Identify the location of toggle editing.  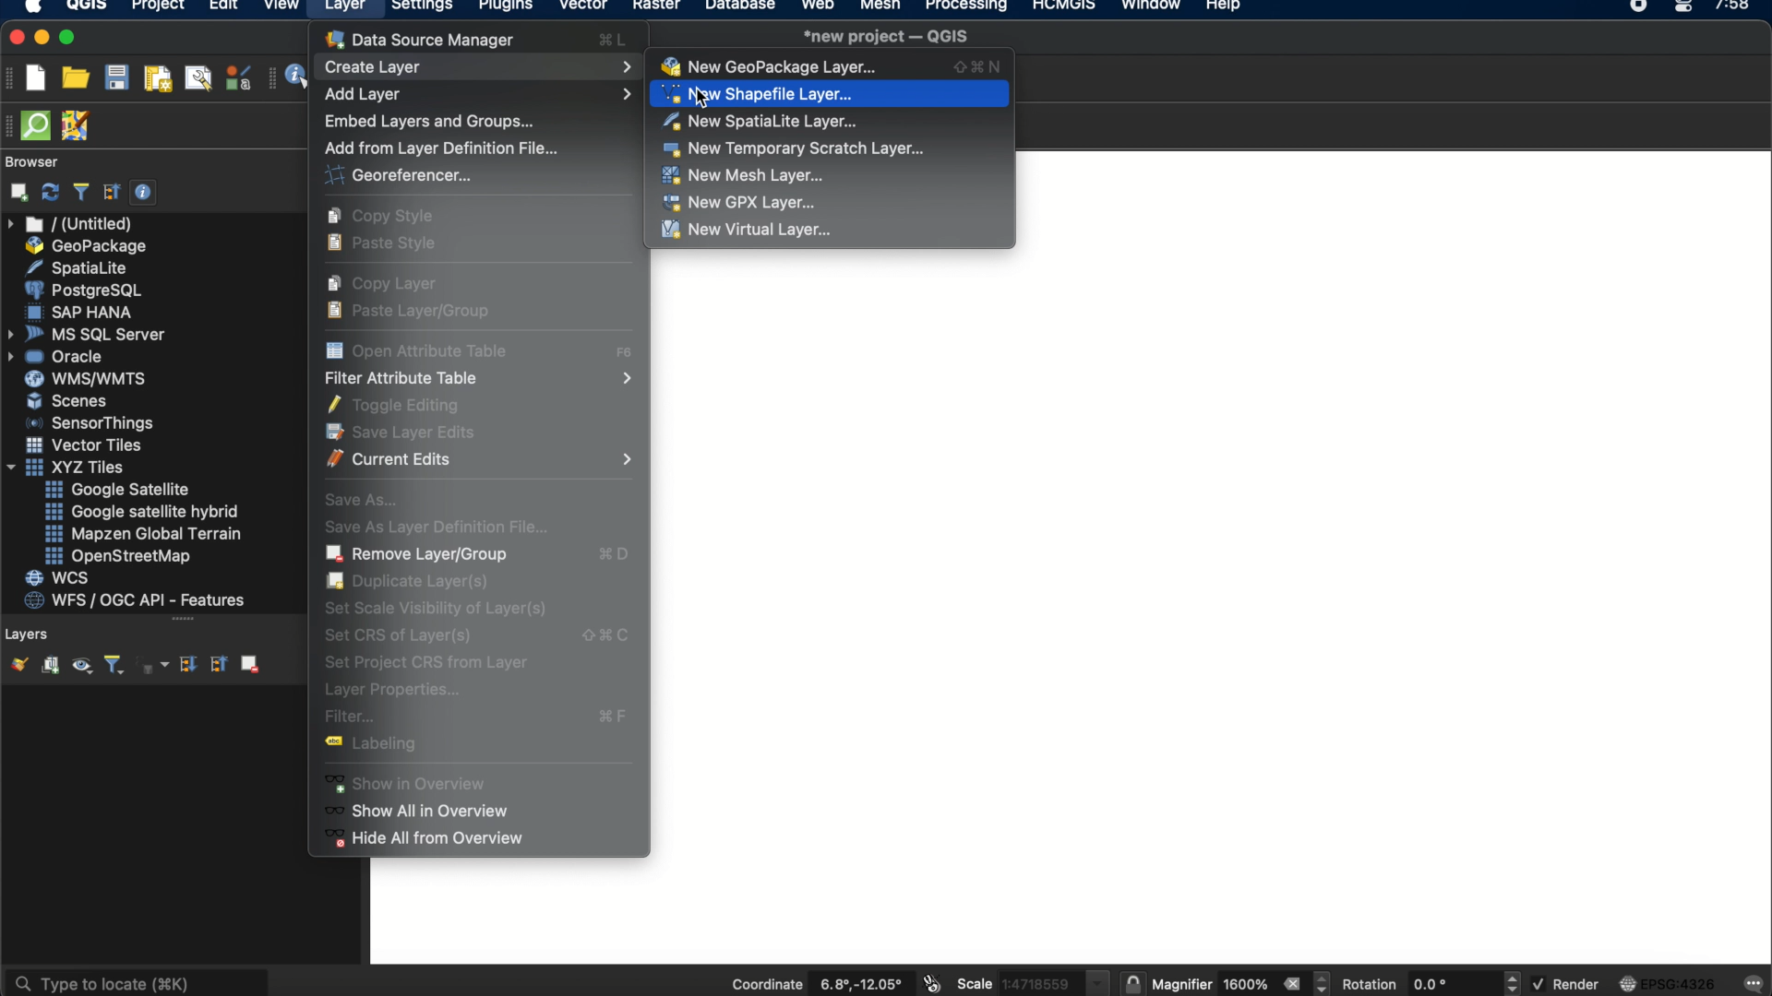
(392, 404).